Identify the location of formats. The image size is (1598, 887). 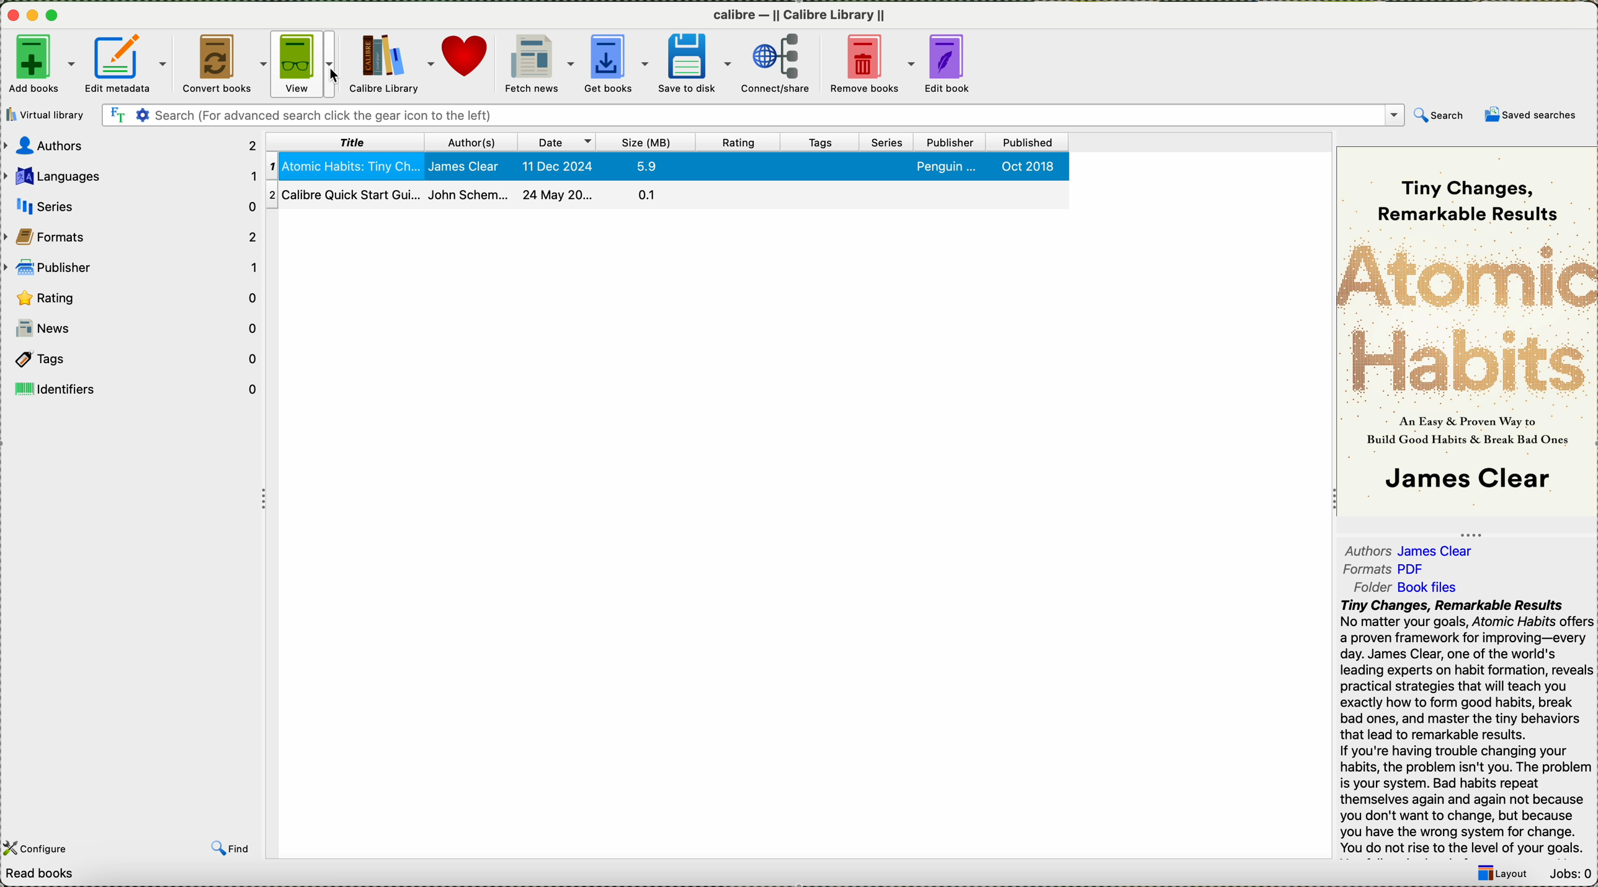
(132, 234).